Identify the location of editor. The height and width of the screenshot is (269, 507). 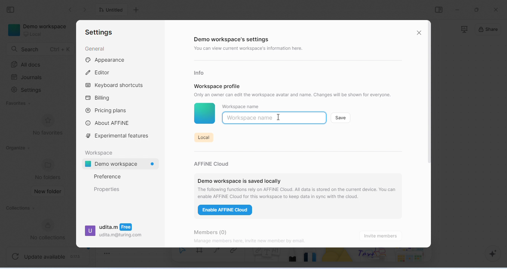
(99, 72).